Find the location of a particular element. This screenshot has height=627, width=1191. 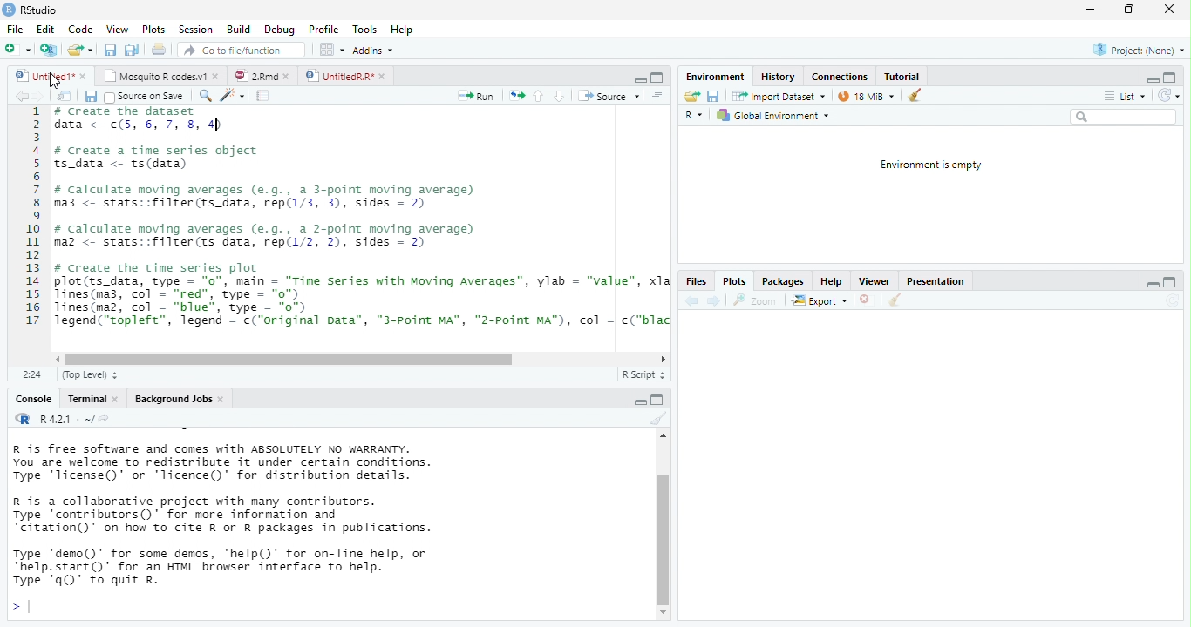

minimize is located at coordinates (657, 399).